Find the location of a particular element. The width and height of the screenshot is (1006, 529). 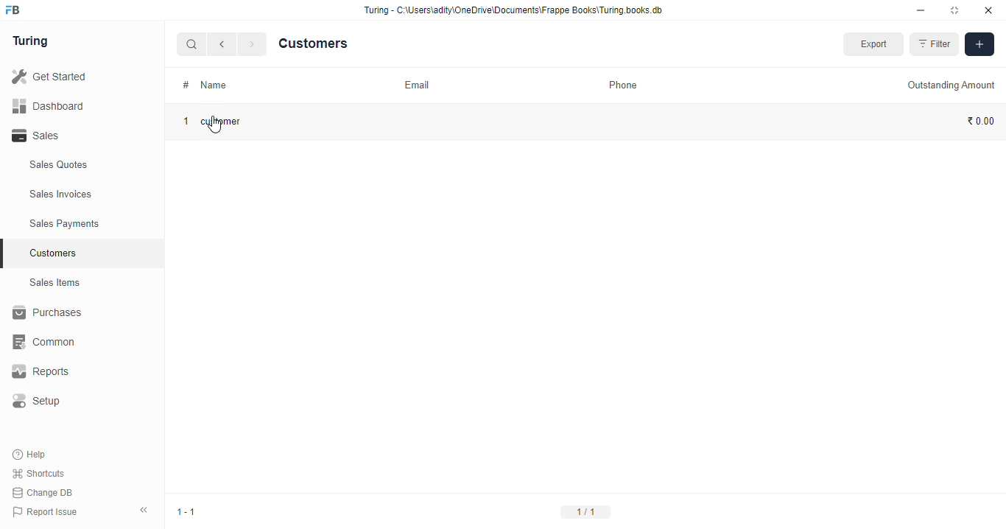

1/11 is located at coordinates (585, 512).